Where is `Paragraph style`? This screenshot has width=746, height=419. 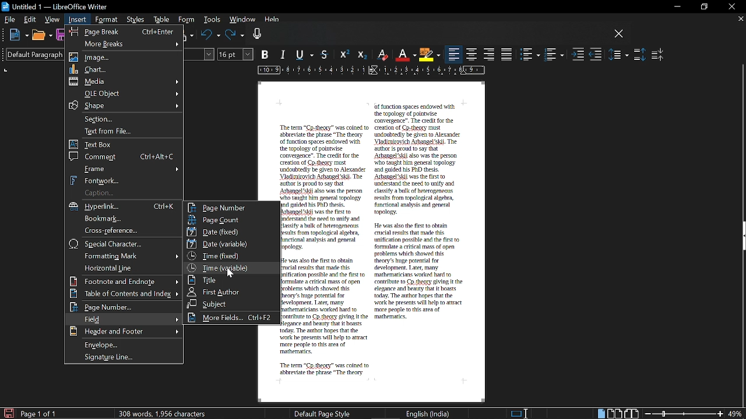 Paragraph style is located at coordinates (31, 54).